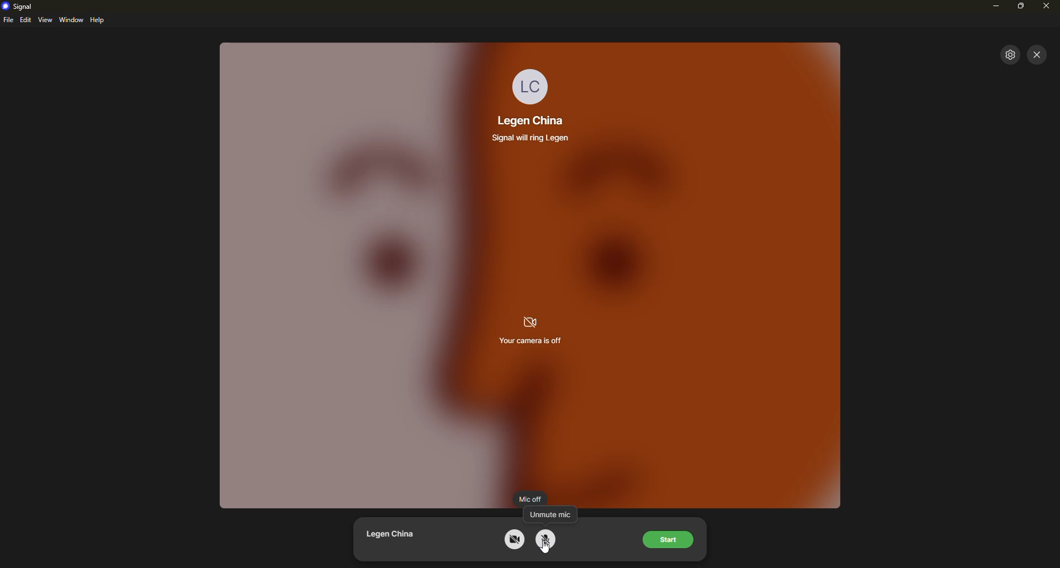  Describe the element at coordinates (72, 20) in the screenshot. I see `window` at that location.